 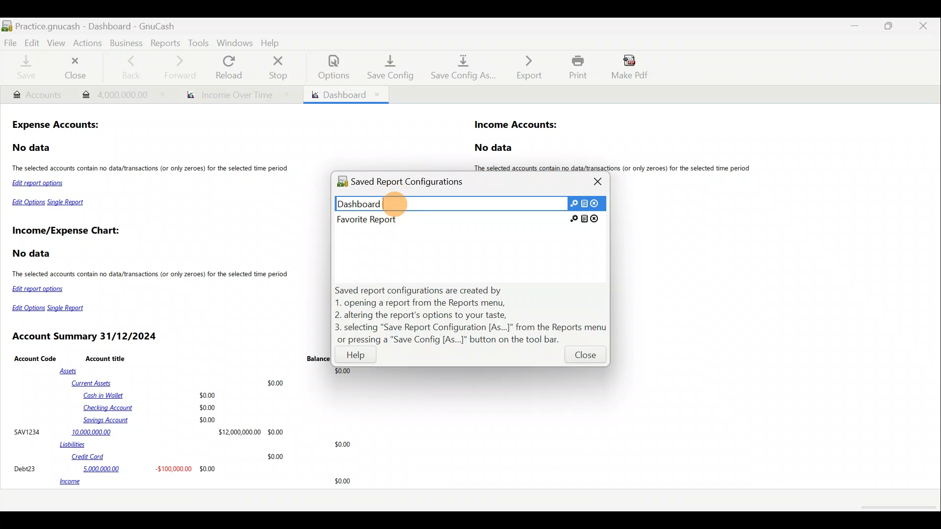 I want to click on Export, so click(x=524, y=67).